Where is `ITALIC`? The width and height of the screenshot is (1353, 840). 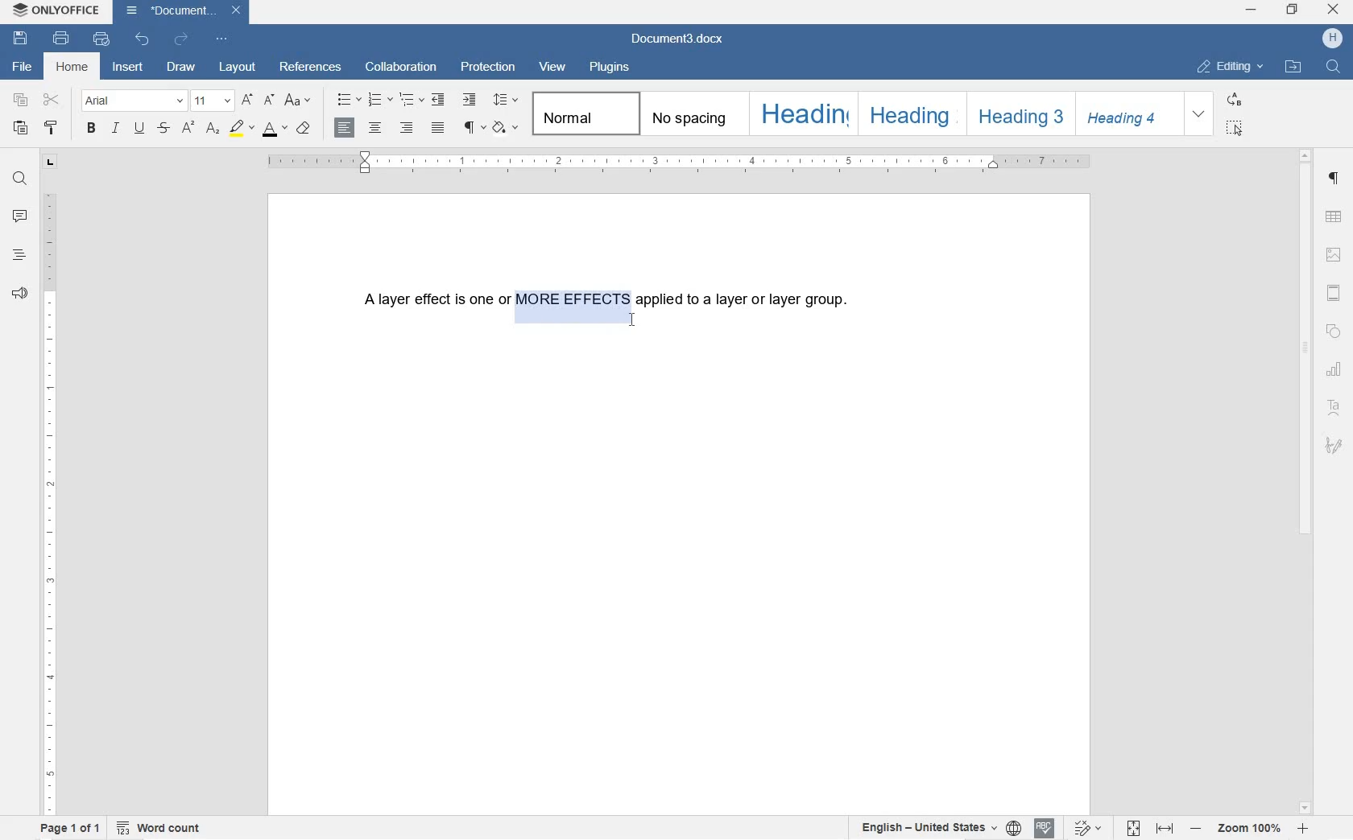
ITALIC is located at coordinates (117, 129).